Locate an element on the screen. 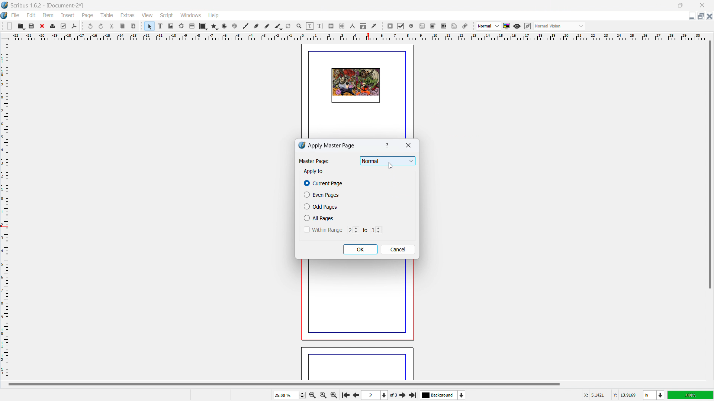 Image resolution: width=714 pixels, height=401 pixels. unit of measurement is located at coordinates (654, 395).